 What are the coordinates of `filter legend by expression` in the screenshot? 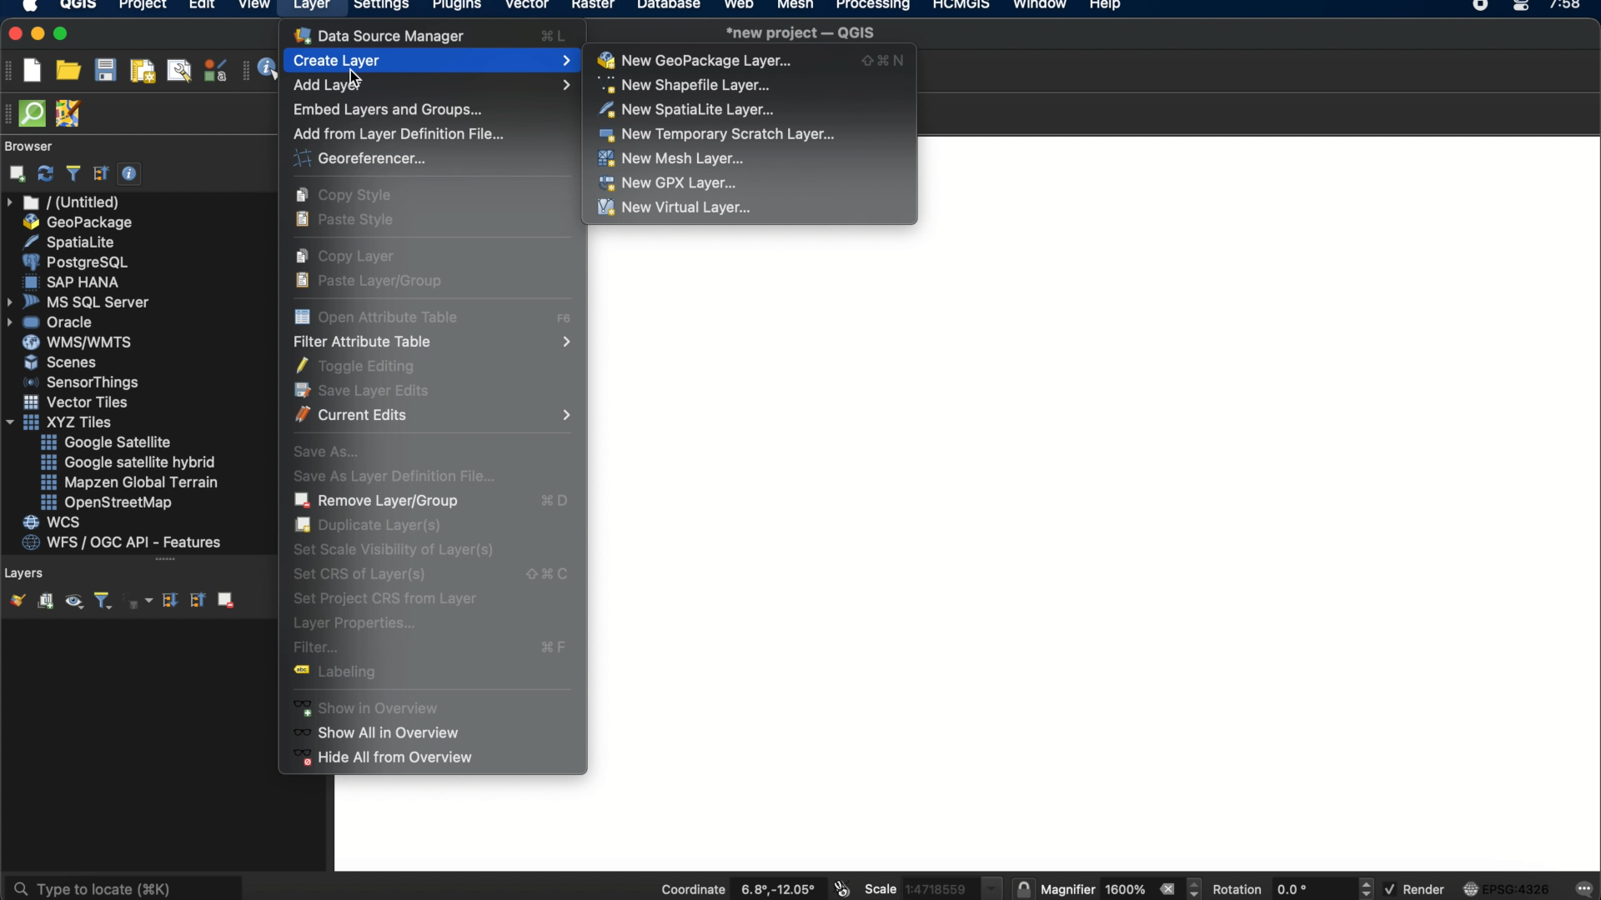 It's located at (139, 601).